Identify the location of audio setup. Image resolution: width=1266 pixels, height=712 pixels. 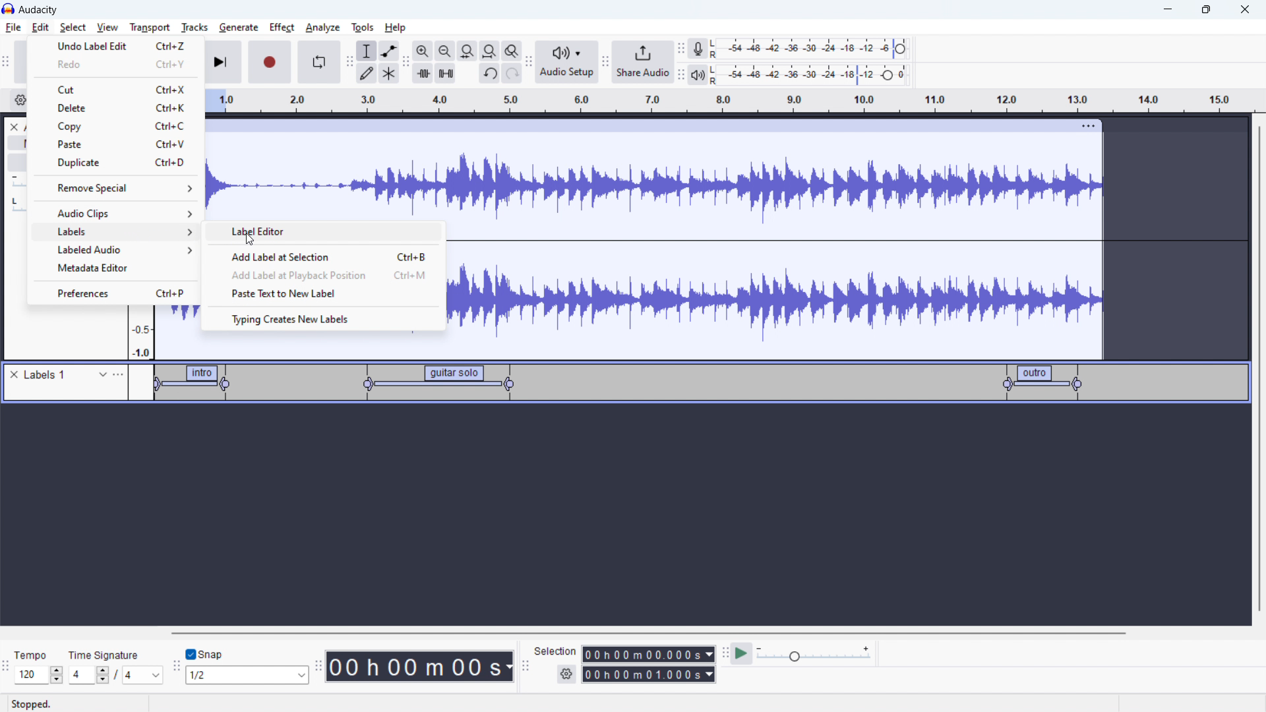
(567, 63).